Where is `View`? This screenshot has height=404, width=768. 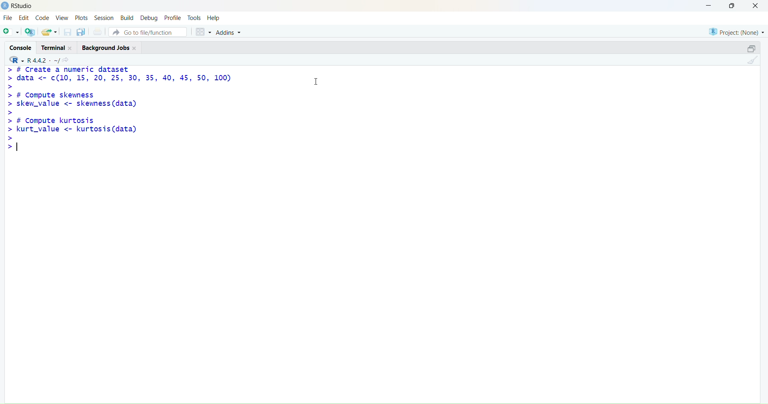
View is located at coordinates (61, 18).